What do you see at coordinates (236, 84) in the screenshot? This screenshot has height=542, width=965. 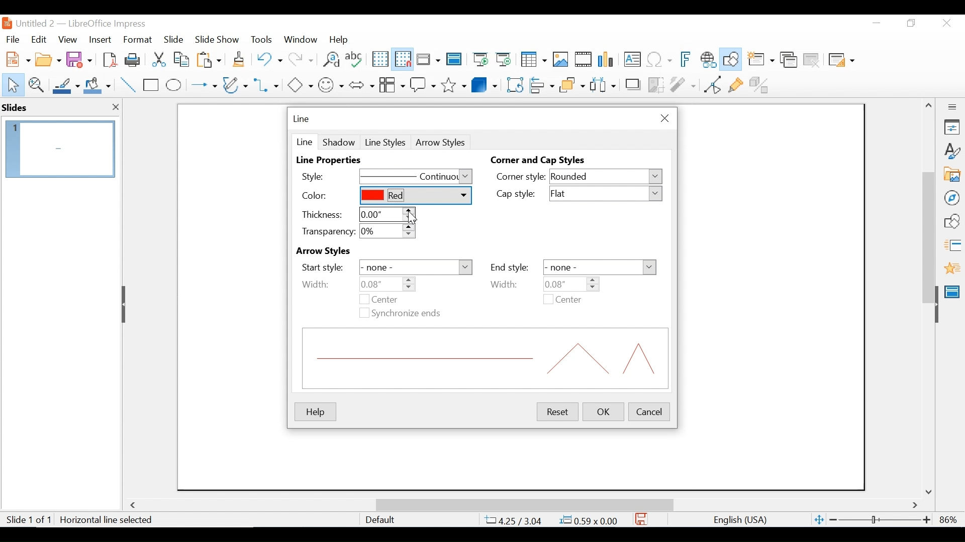 I see `` at bounding box center [236, 84].